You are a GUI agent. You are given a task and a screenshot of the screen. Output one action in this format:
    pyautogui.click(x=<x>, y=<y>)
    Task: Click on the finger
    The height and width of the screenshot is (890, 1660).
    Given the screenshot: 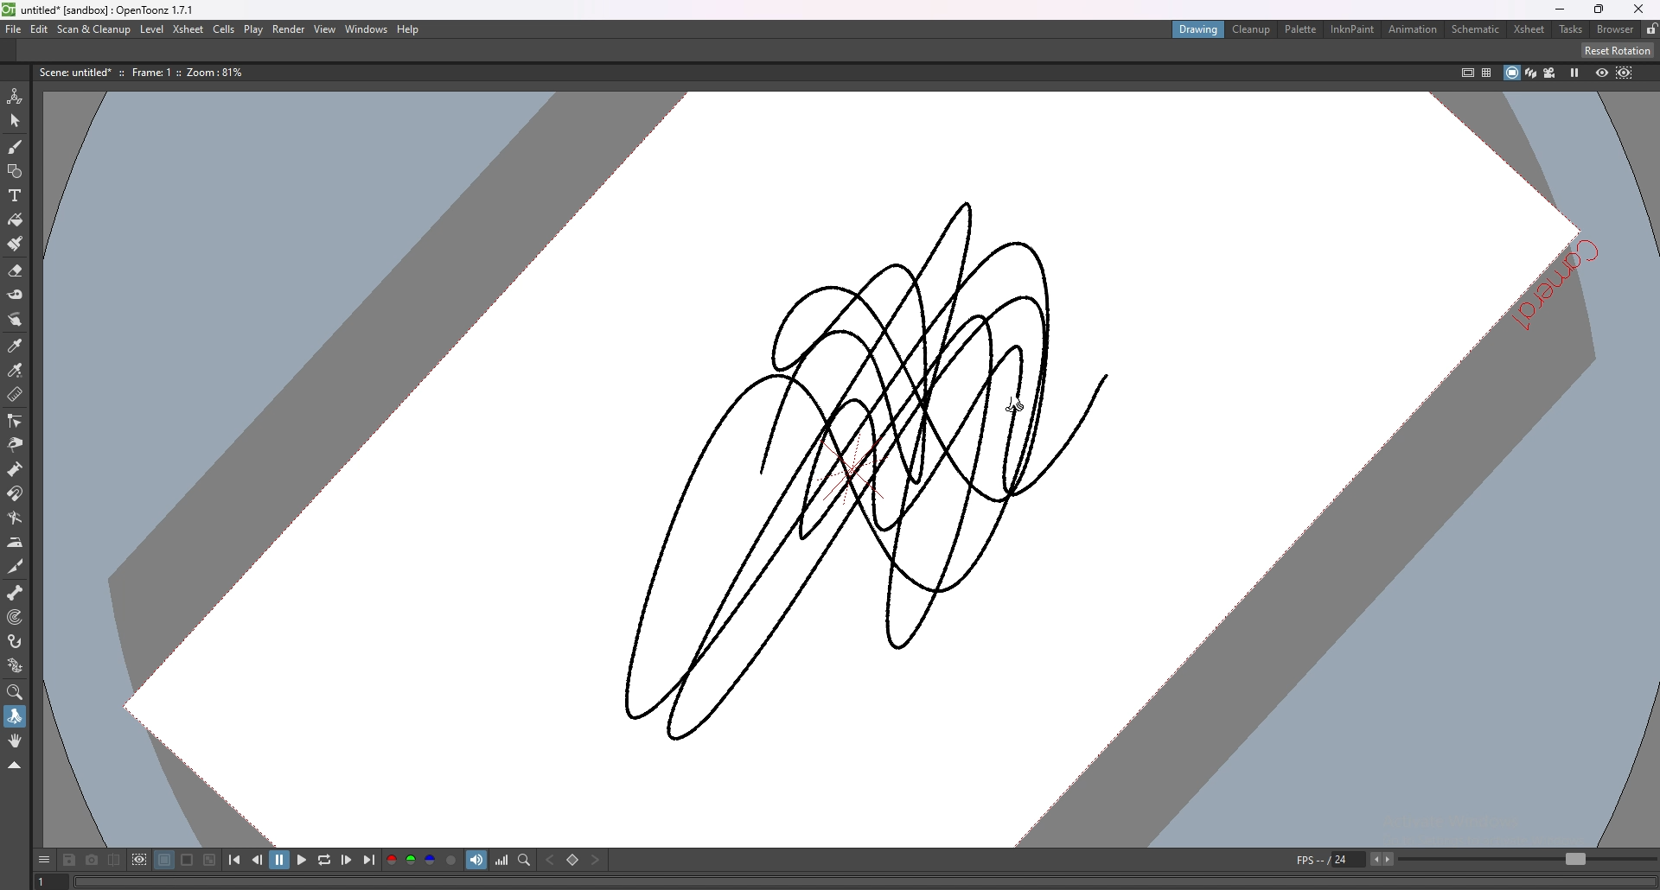 What is the action you would take?
    pyautogui.click(x=14, y=320)
    